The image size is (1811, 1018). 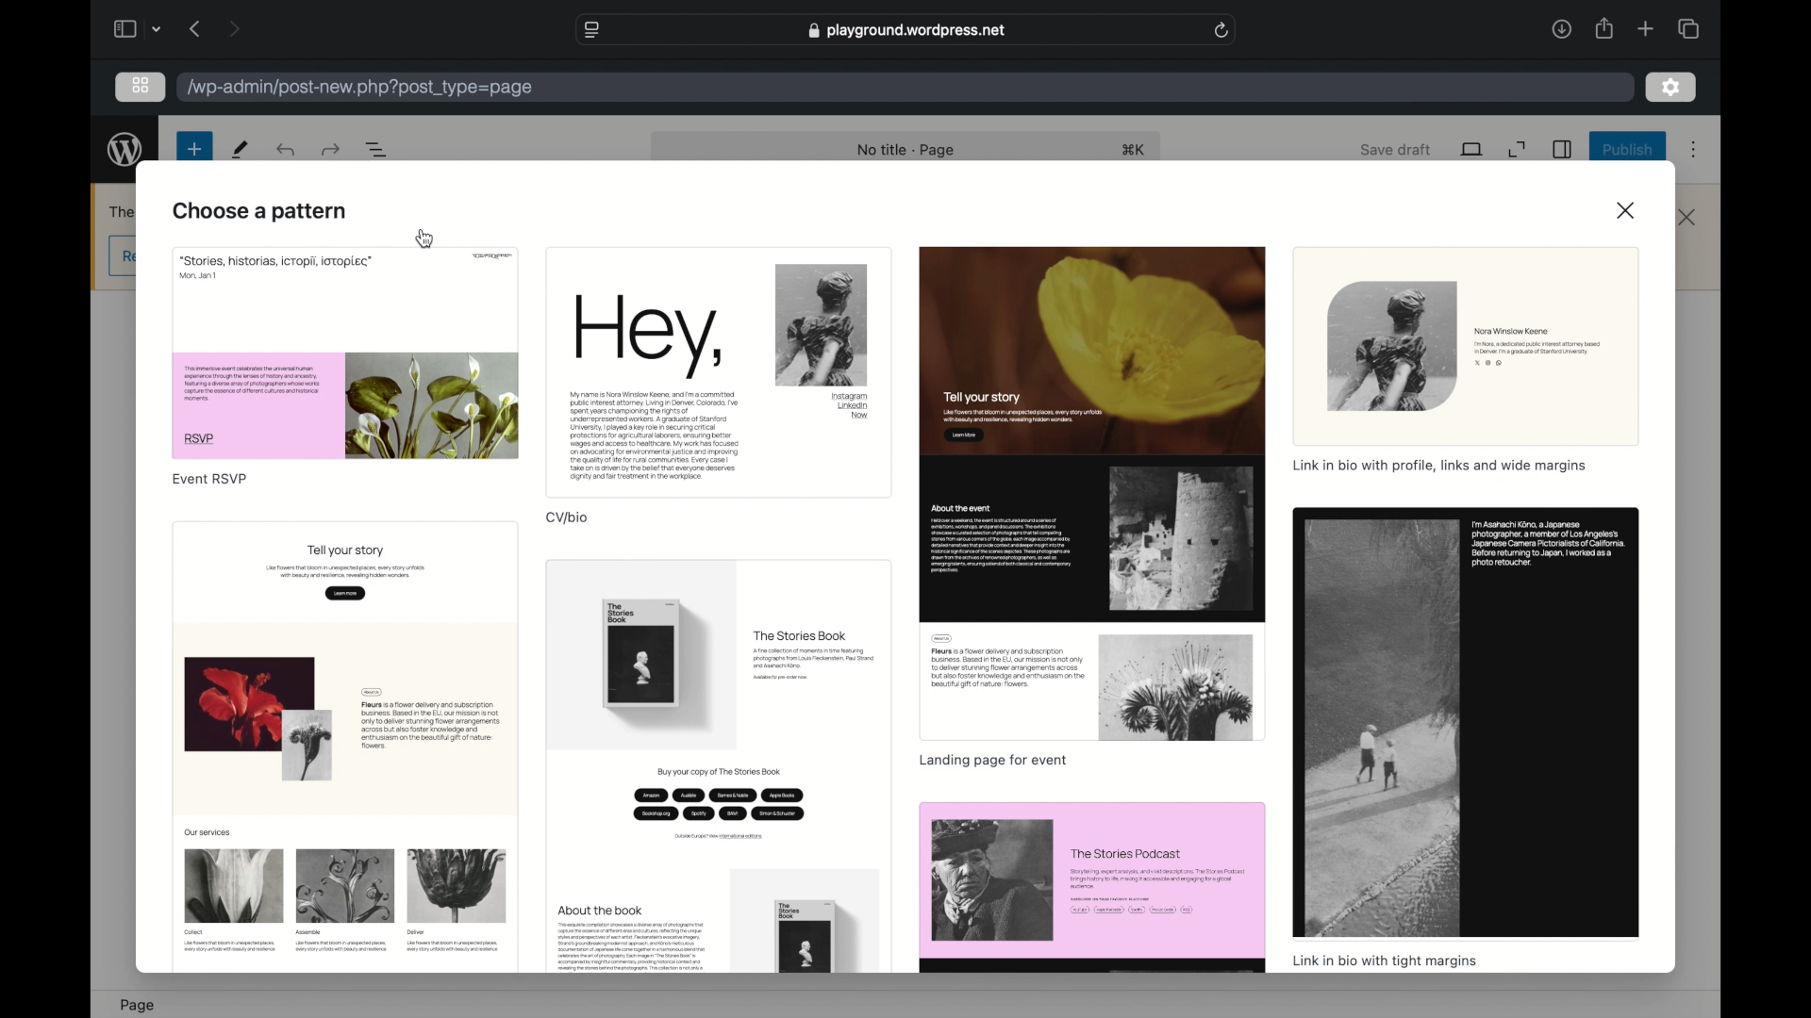 What do you see at coordinates (590, 31) in the screenshot?
I see `website settings` at bounding box center [590, 31].